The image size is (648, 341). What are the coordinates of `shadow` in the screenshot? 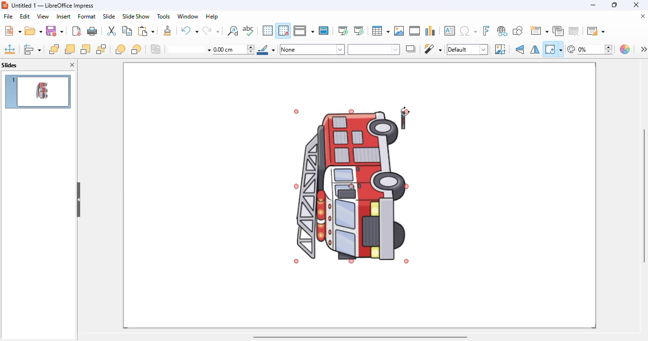 It's located at (411, 49).